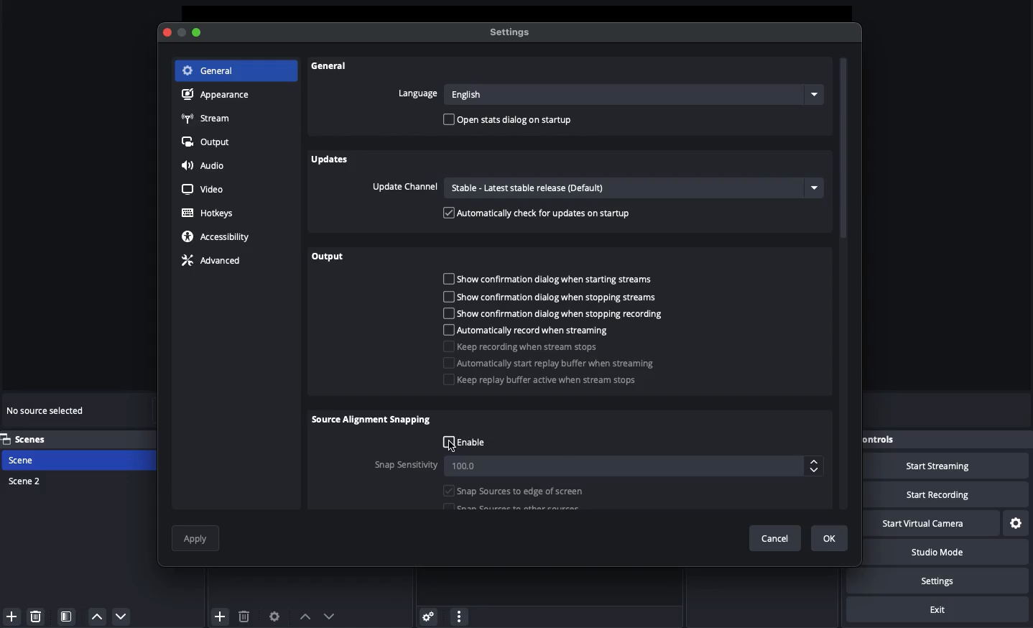 The image size is (1033, 628). I want to click on Up, so click(303, 614).